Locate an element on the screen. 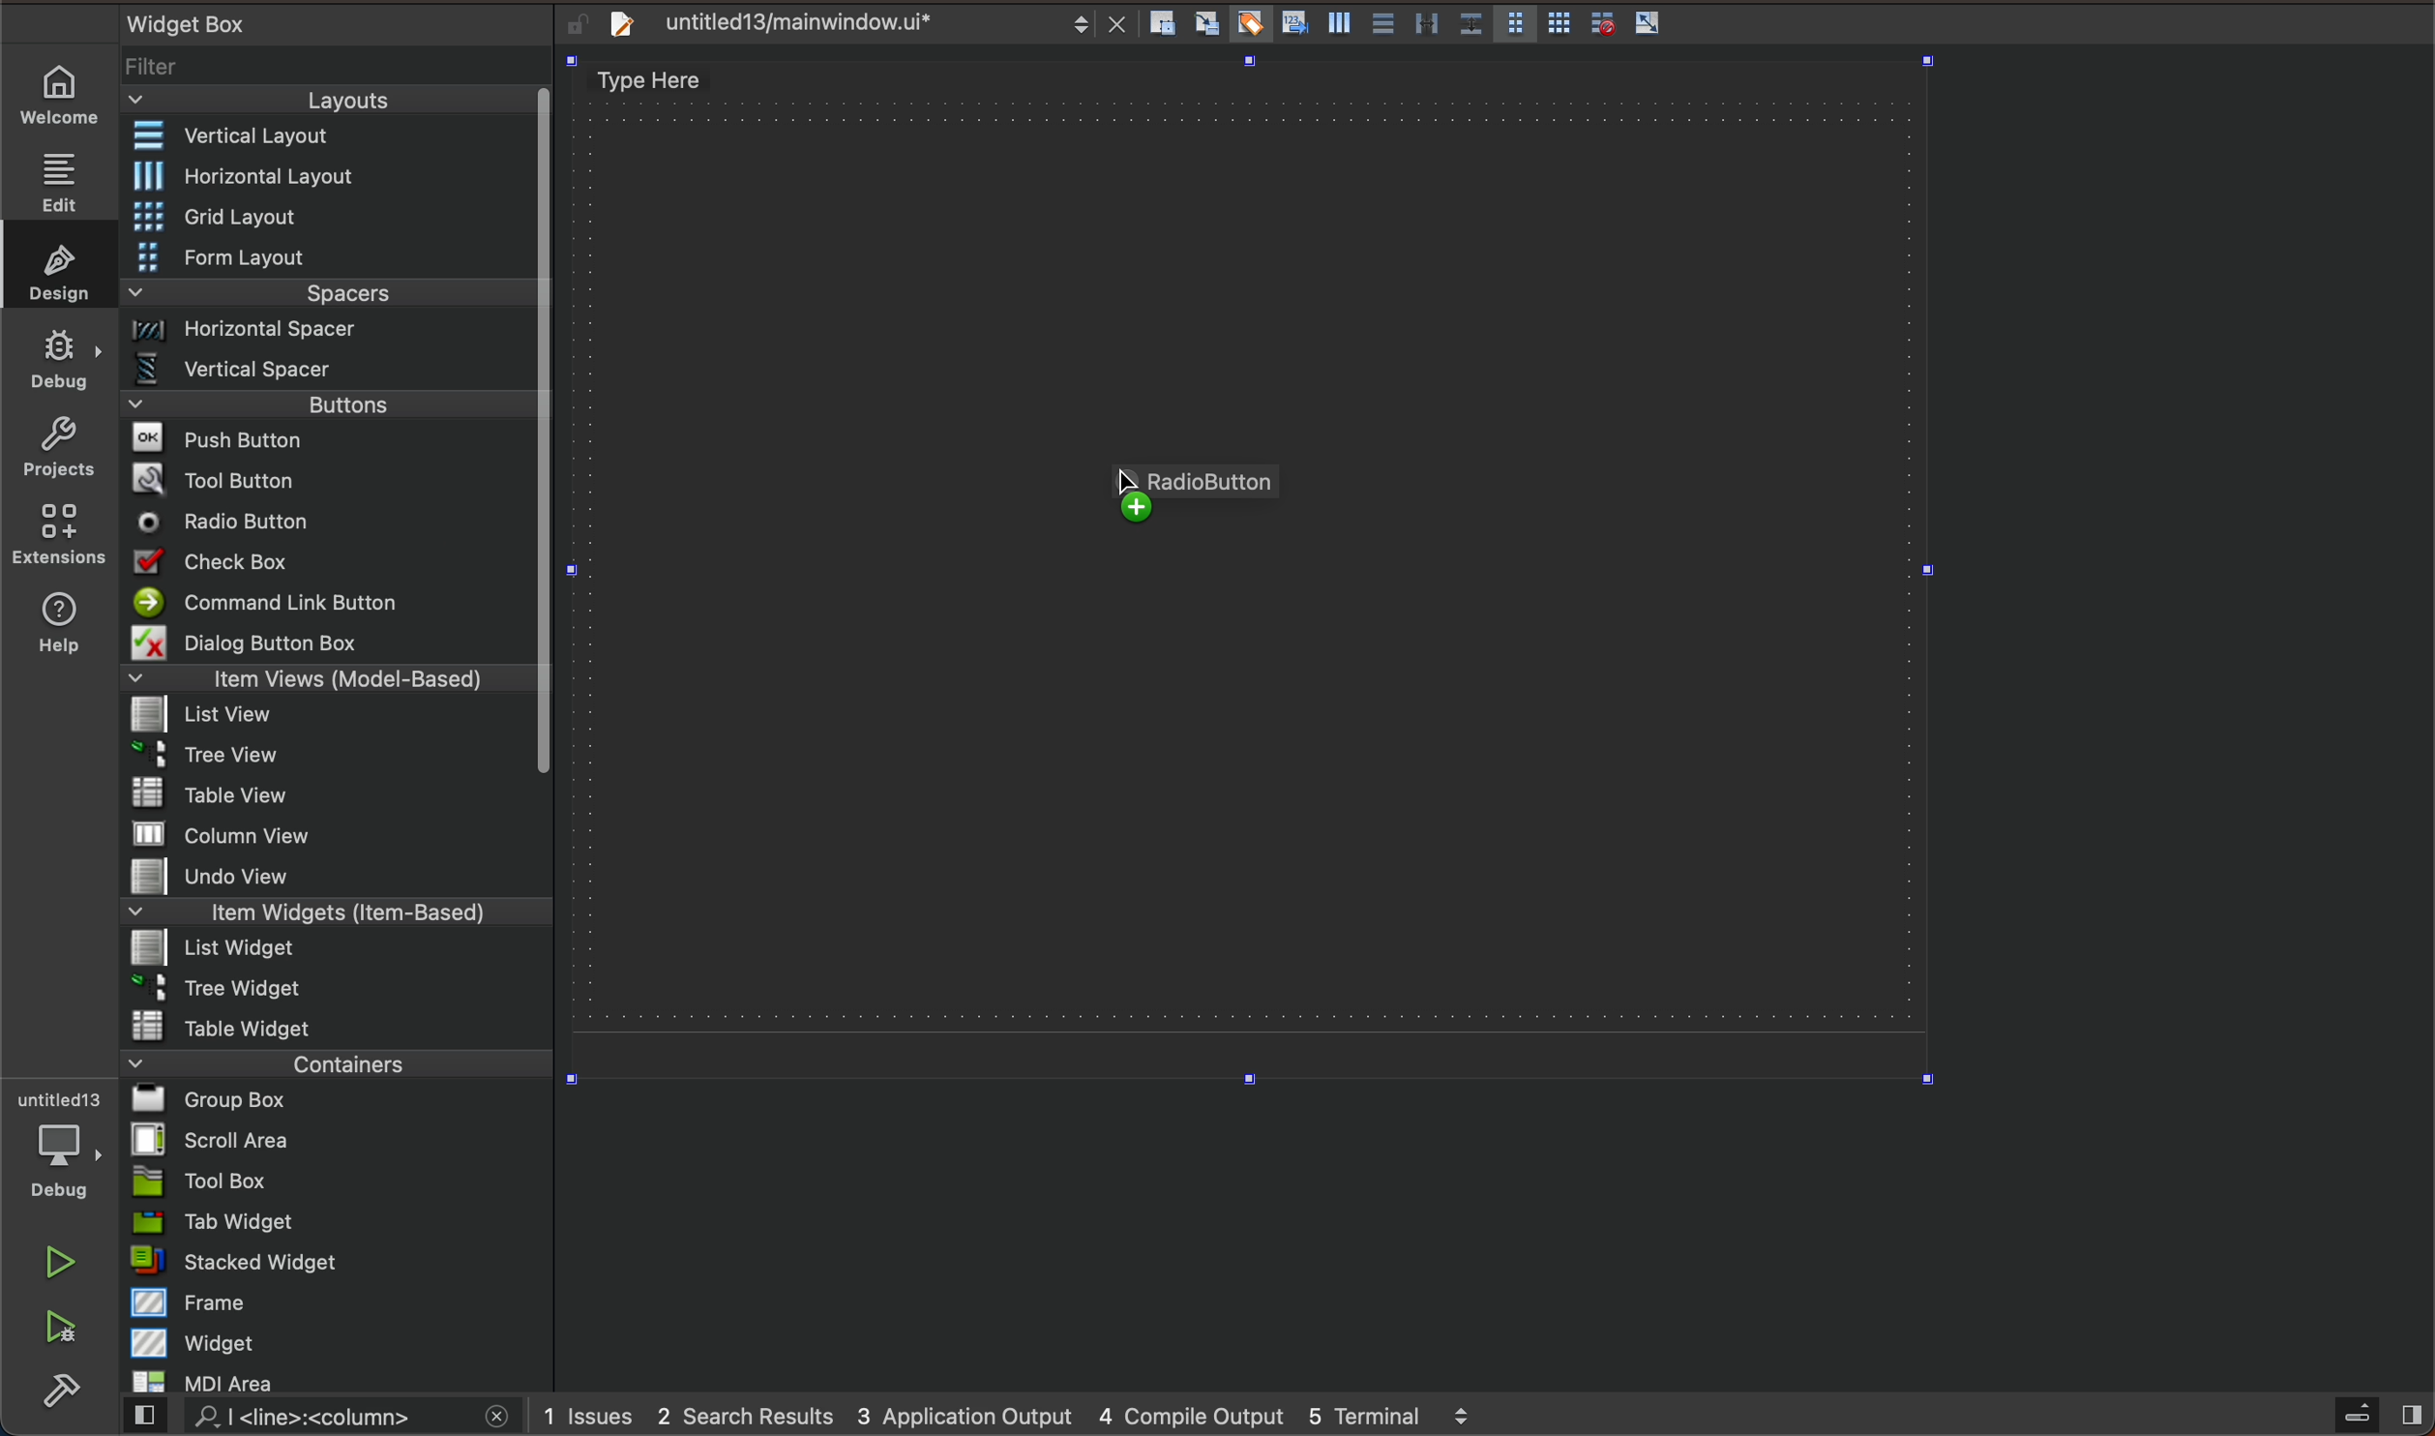 This screenshot has width=2435, height=1436. vertical spacer is located at coordinates (328, 374).